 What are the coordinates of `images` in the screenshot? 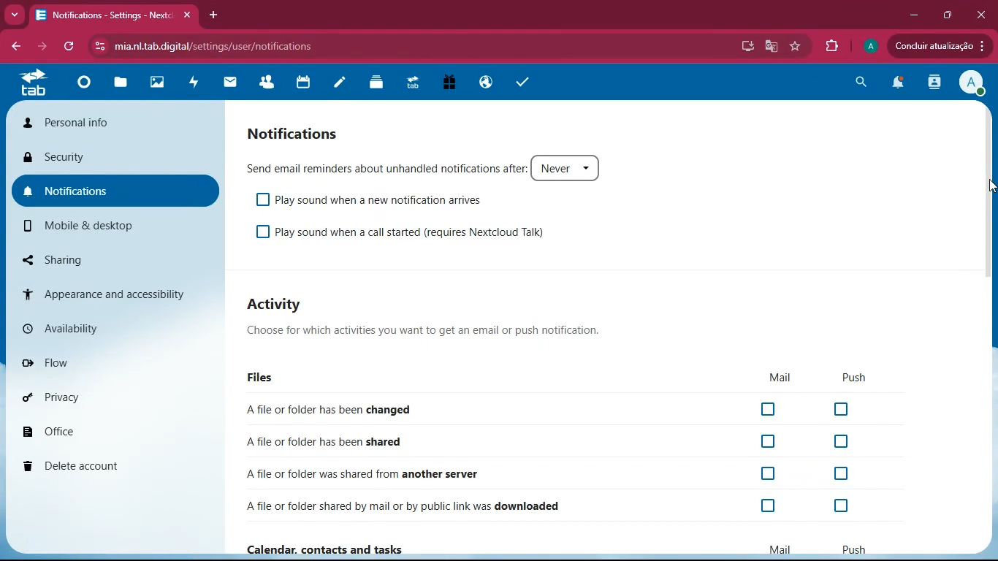 It's located at (162, 84).